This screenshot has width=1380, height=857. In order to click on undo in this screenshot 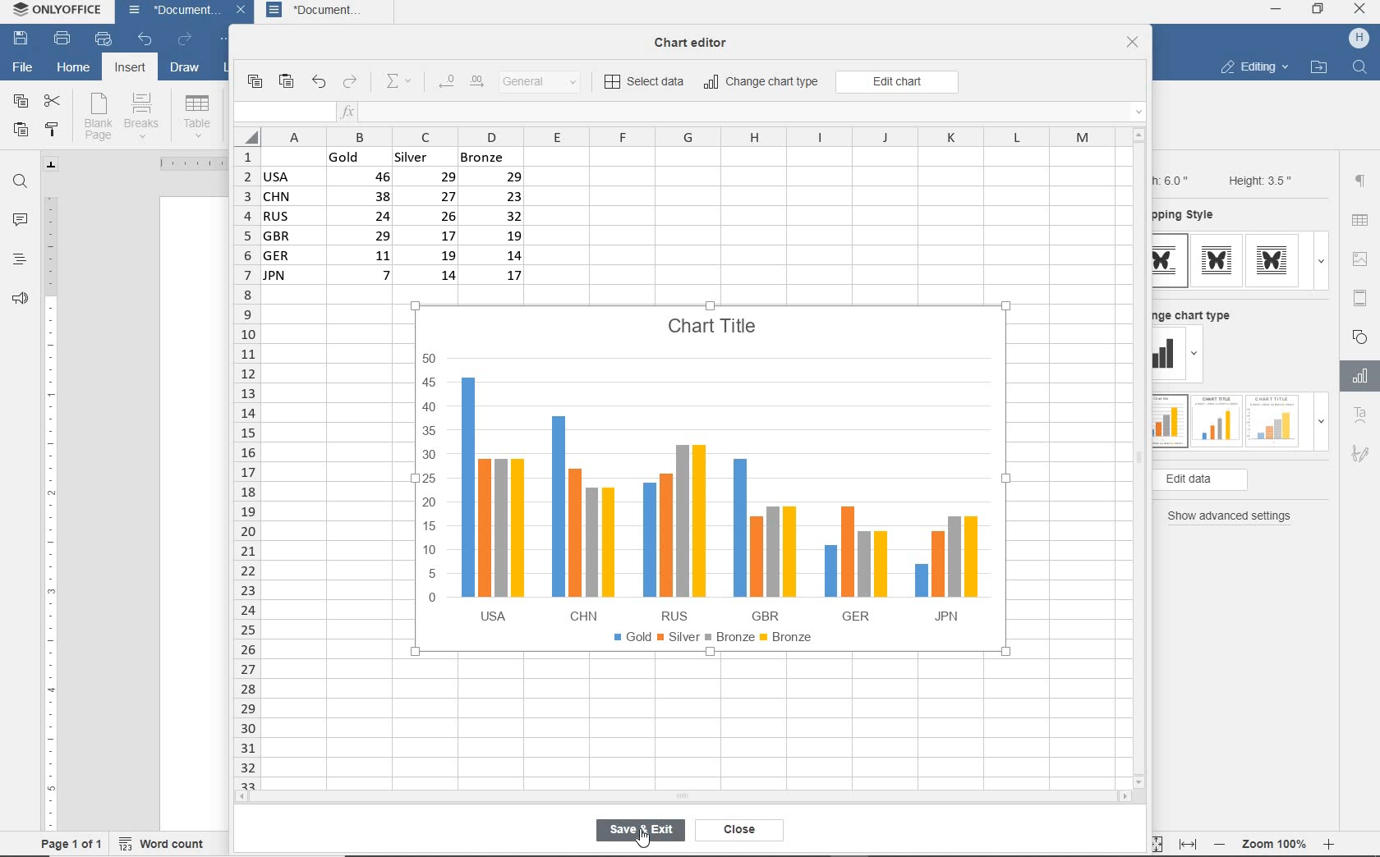, I will do `click(145, 40)`.